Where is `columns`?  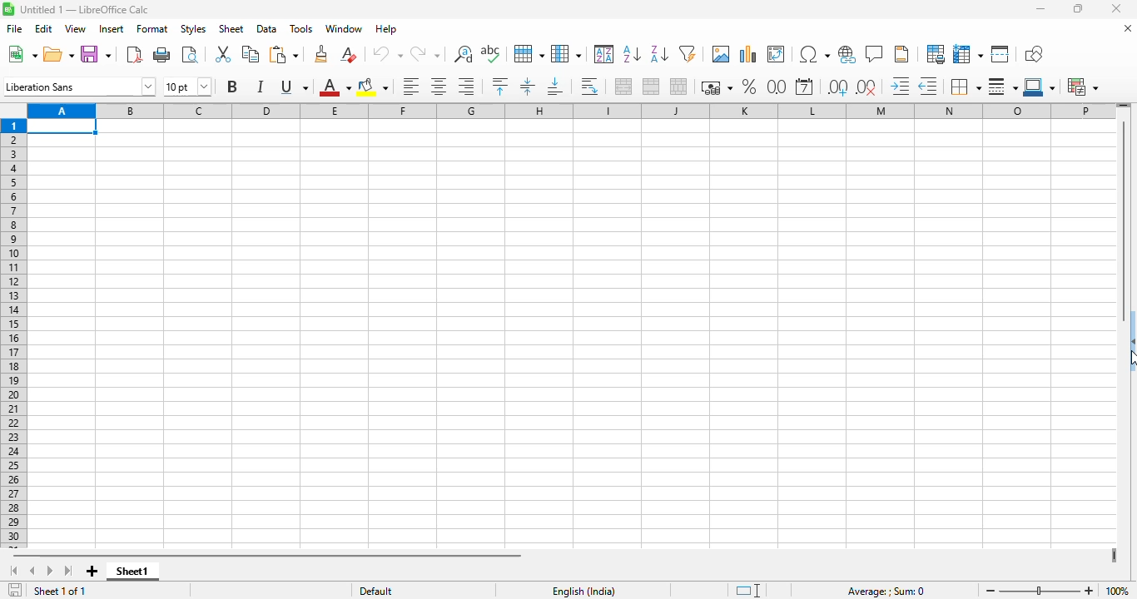
columns is located at coordinates (571, 111).